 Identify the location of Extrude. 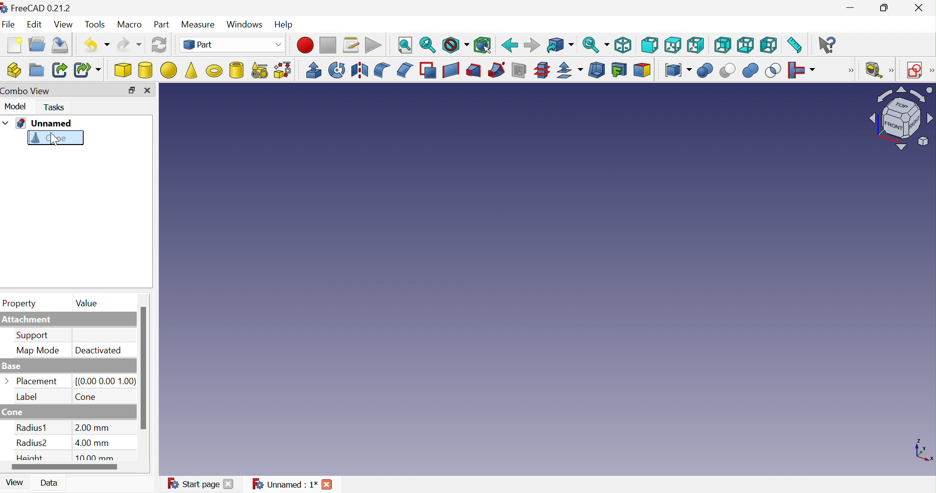
(314, 70).